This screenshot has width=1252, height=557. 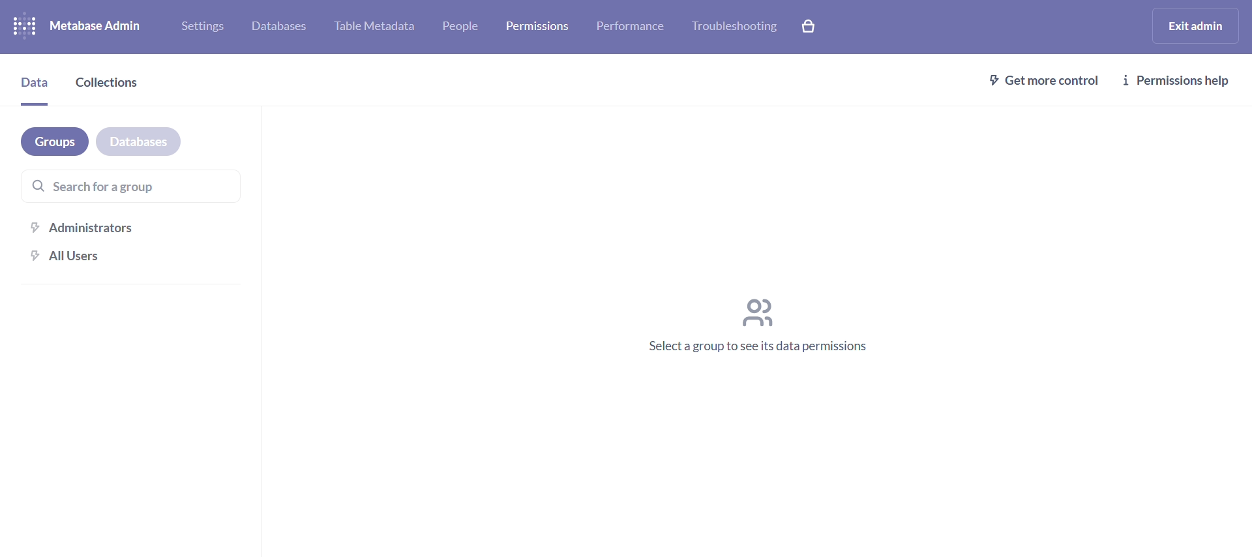 What do you see at coordinates (758, 327) in the screenshot?
I see `select a group to see its data permissions` at bounding box center [758, 327].